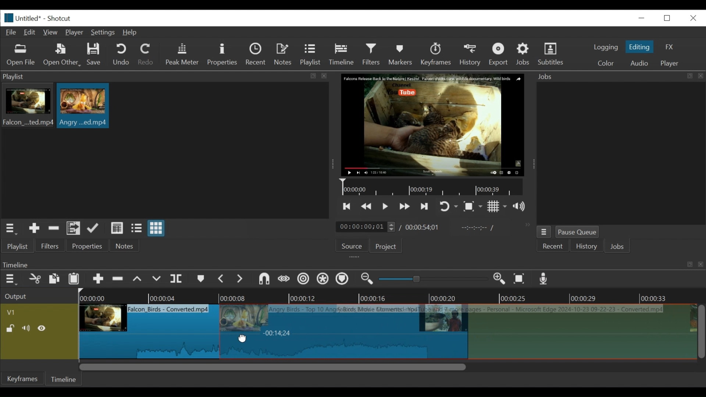  What do you see at coordinates (74, 229) in the screenshot?
I see `Add files to playlist` at bounding box center [74, 229].